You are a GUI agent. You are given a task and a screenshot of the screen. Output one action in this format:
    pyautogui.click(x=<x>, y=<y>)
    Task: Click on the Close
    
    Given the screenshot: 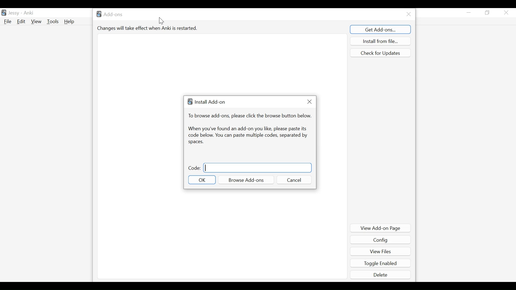 What is the action you would take?
    pyautogui.click(x=309, y=102)
    